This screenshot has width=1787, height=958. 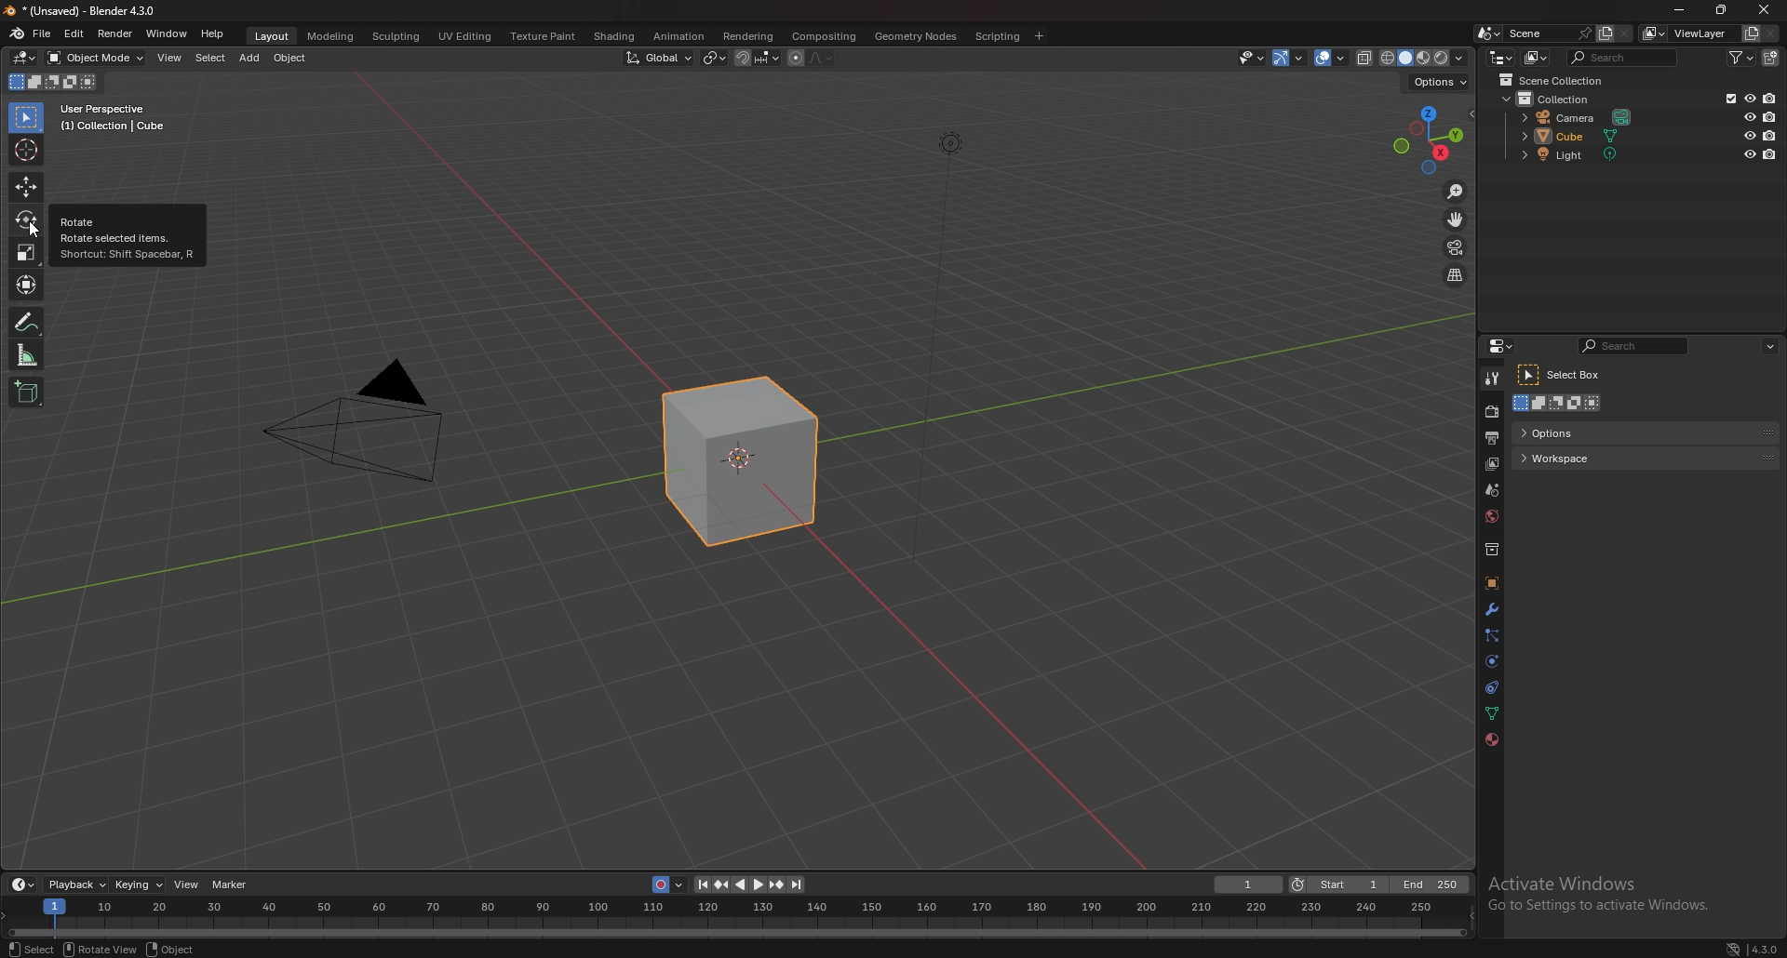 What do you see at coordinates (1645, 457) in the screenshot?
I see `workspace` at bounding box center [1645, 457].